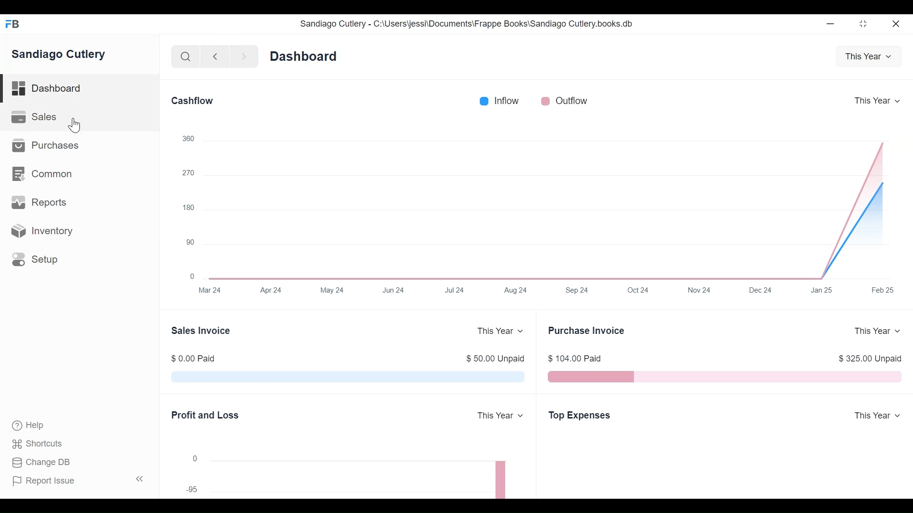 The height and width of the screenshot is (513, 913). I want to click on This Year, so click(501, 416).